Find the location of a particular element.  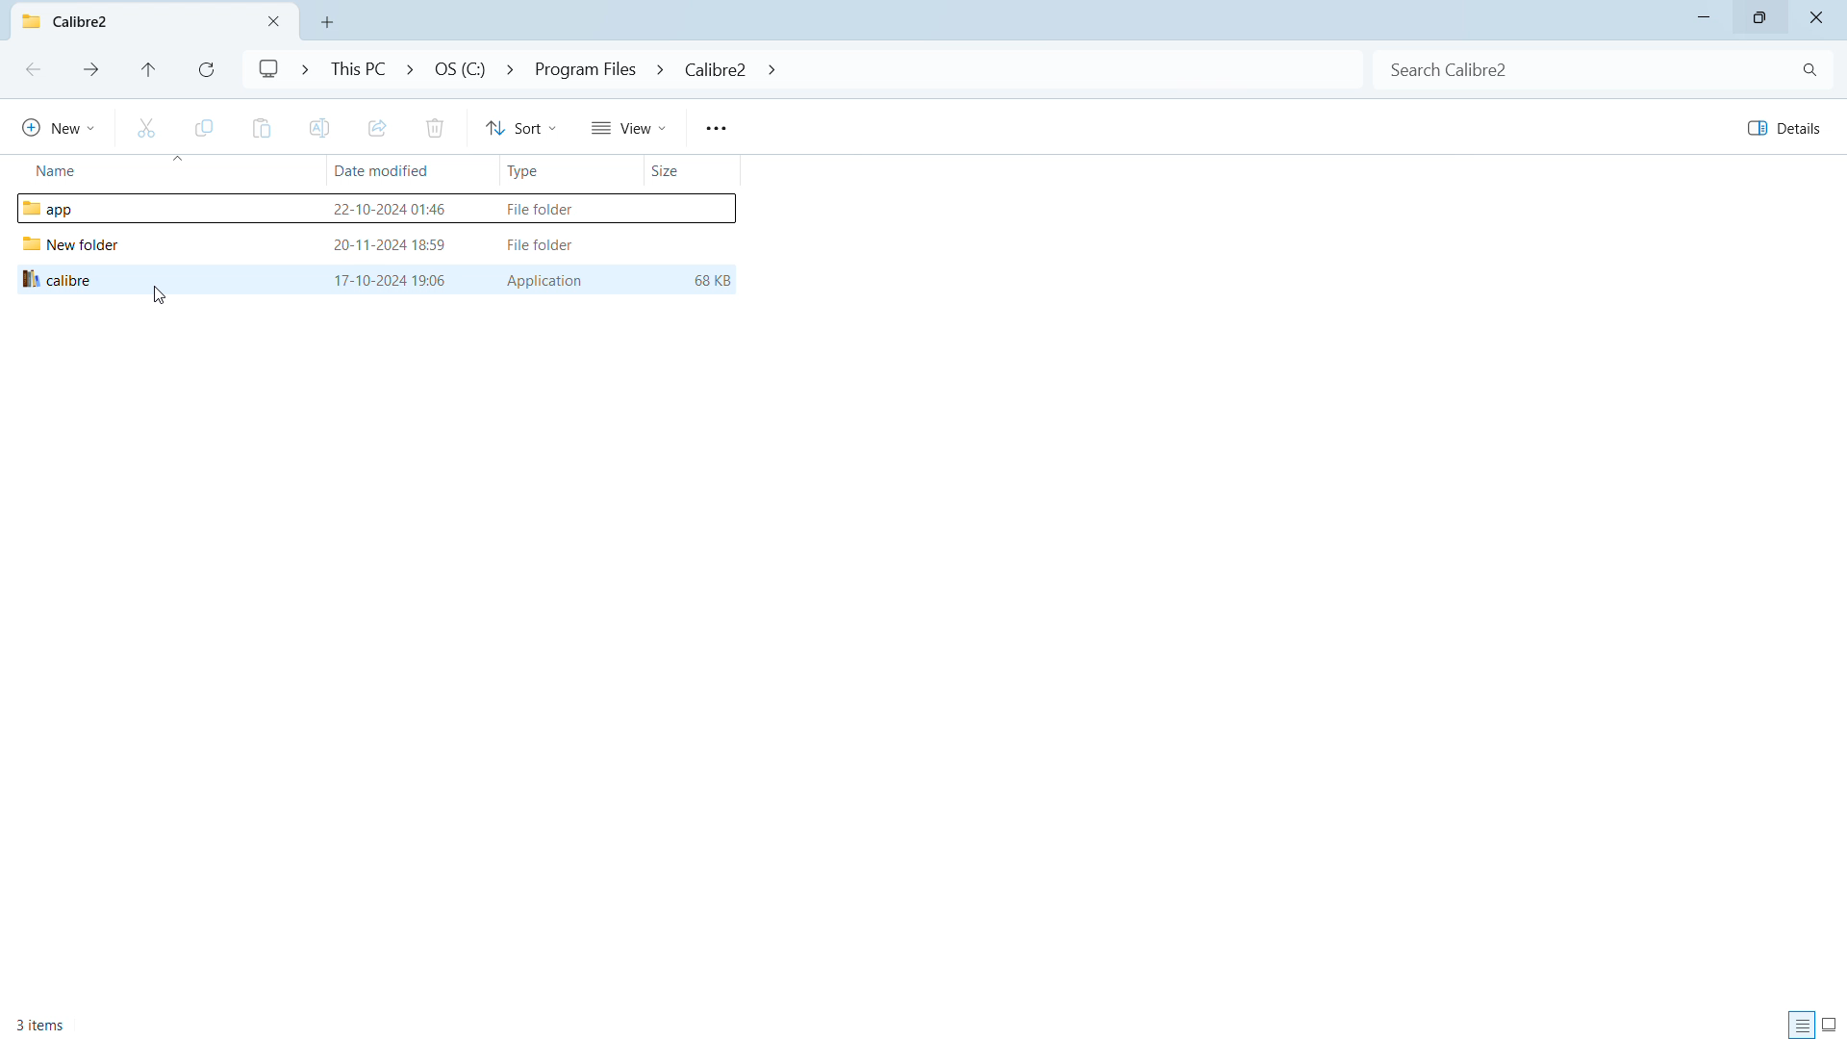

delete is located at coordinates (438, 128).